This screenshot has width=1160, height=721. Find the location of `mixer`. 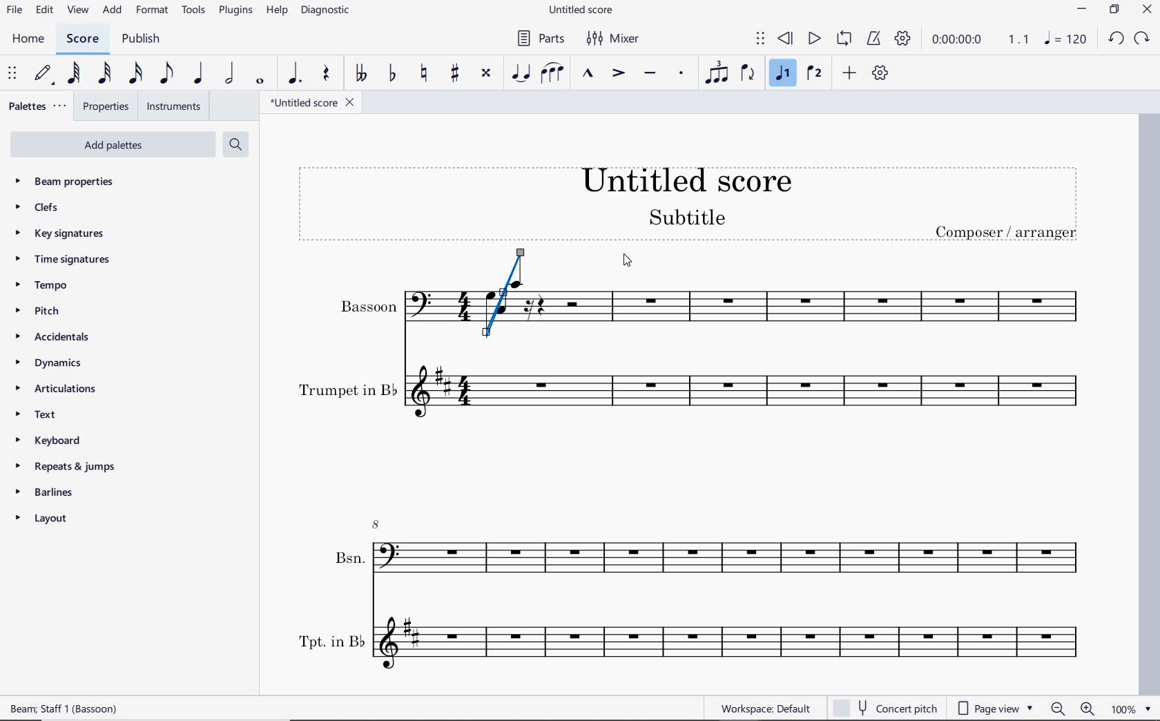

mixer is located at coordinates (614, 39).